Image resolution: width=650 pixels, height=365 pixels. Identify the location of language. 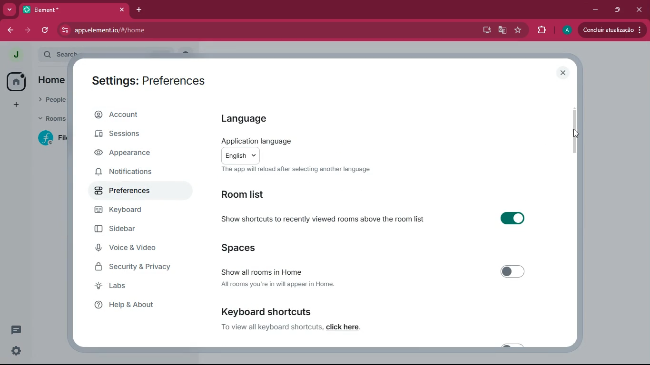
(255, 119).